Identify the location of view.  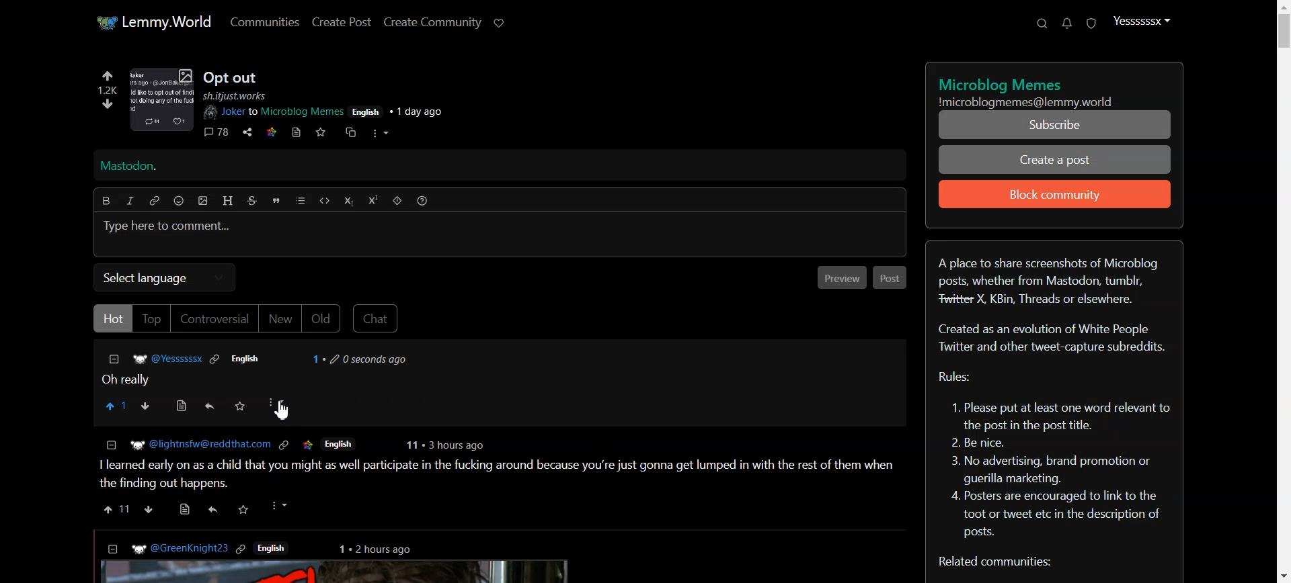
(184, 508).